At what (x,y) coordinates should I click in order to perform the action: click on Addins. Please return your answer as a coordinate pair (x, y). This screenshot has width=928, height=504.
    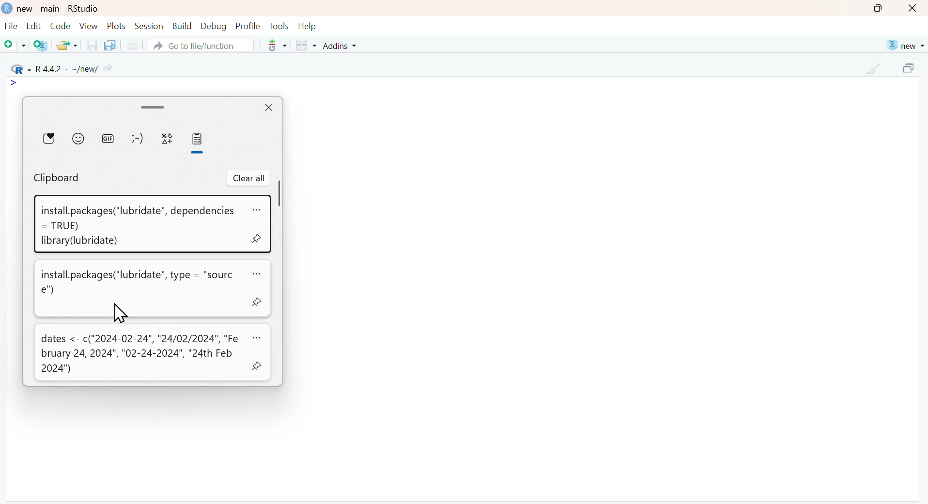
    Looking at the image, I should click on (341, 46).